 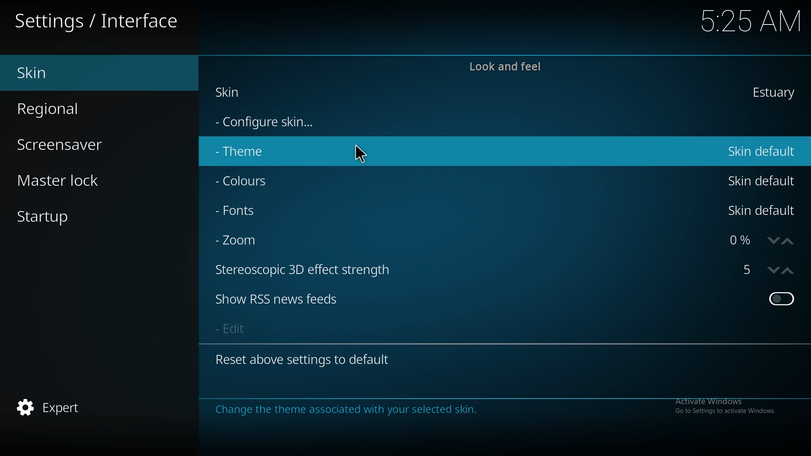 What do you see at coordinates (270, 123) in the screenshot?
I see `configure skin` at bounding box center [270, 123].